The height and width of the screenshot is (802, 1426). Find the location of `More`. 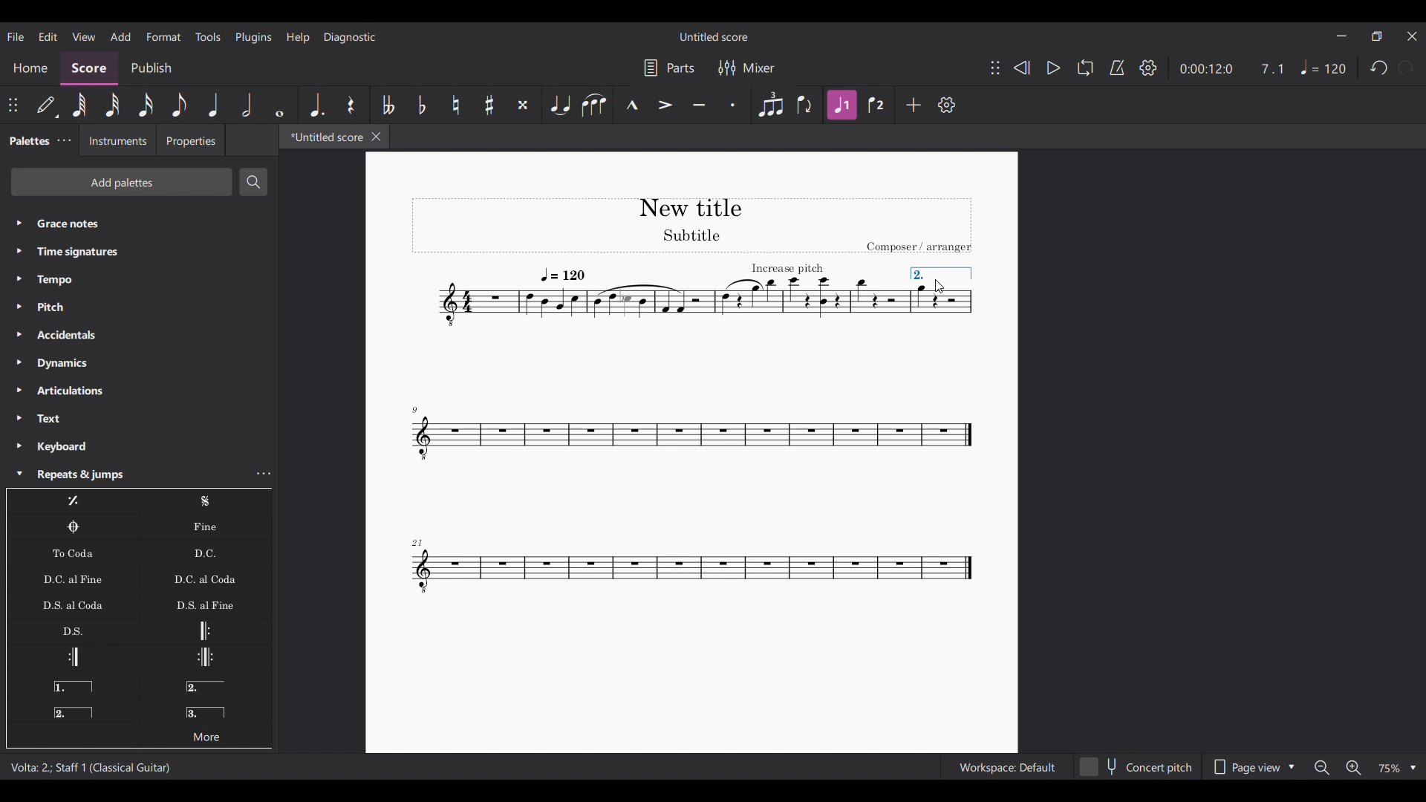

More is located at coordinates (205, 734).